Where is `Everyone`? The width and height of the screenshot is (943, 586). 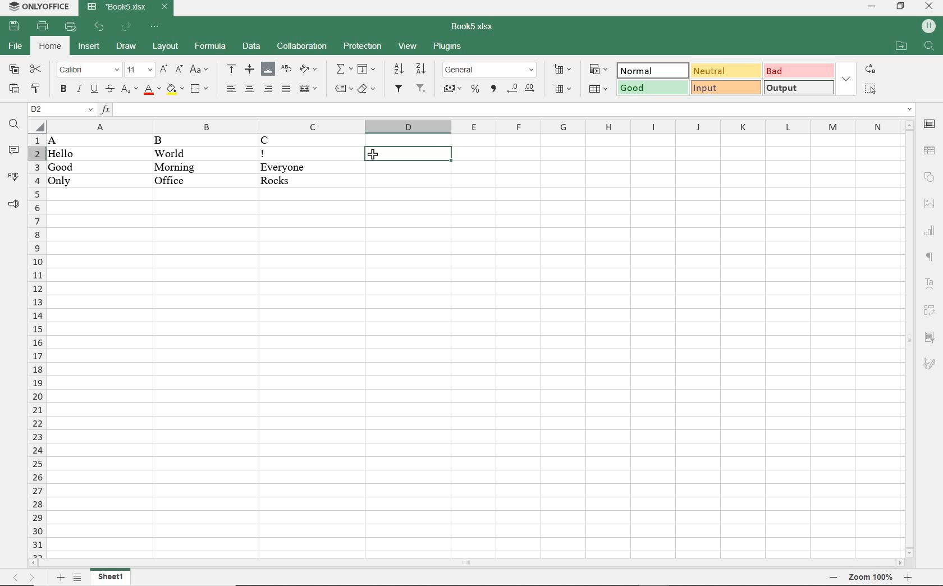
Everyone is located at coordinates (310, 167).